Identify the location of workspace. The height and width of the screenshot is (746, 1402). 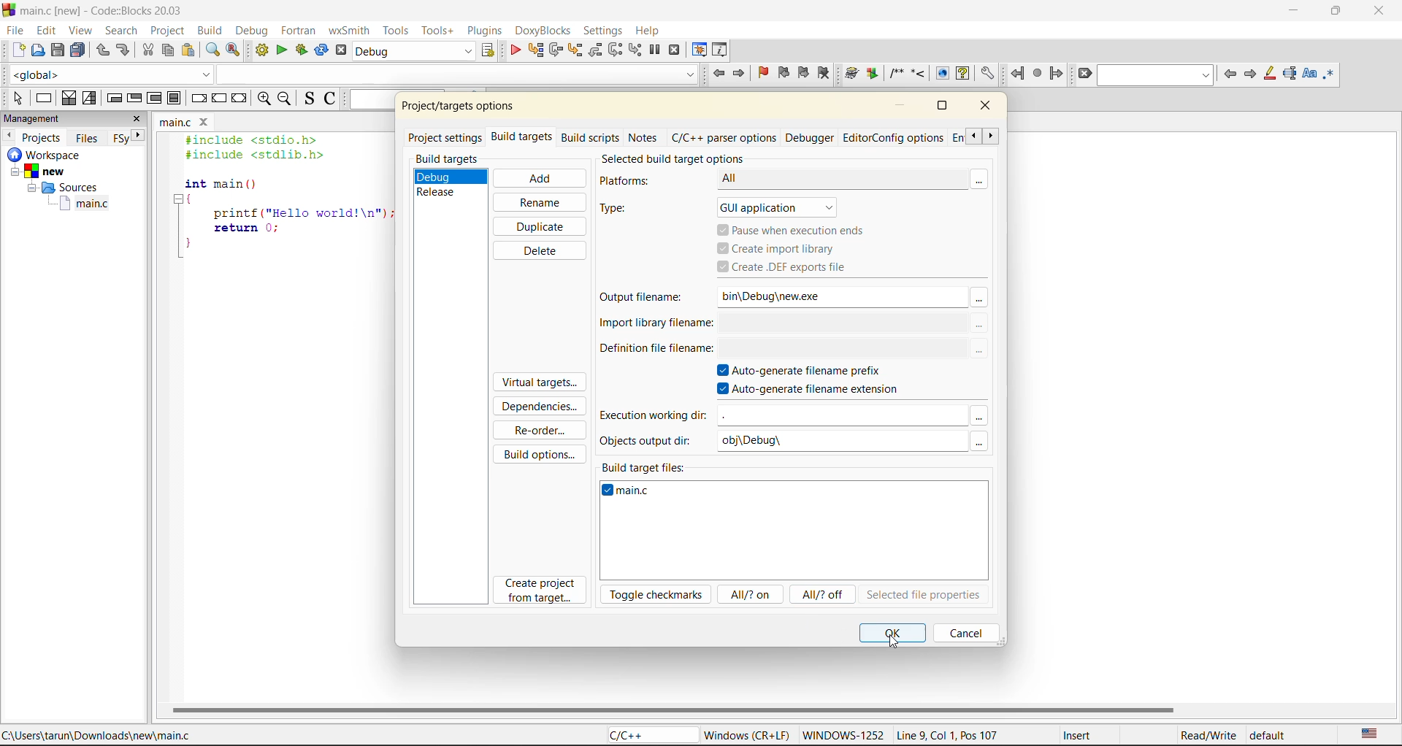
(61, 155).